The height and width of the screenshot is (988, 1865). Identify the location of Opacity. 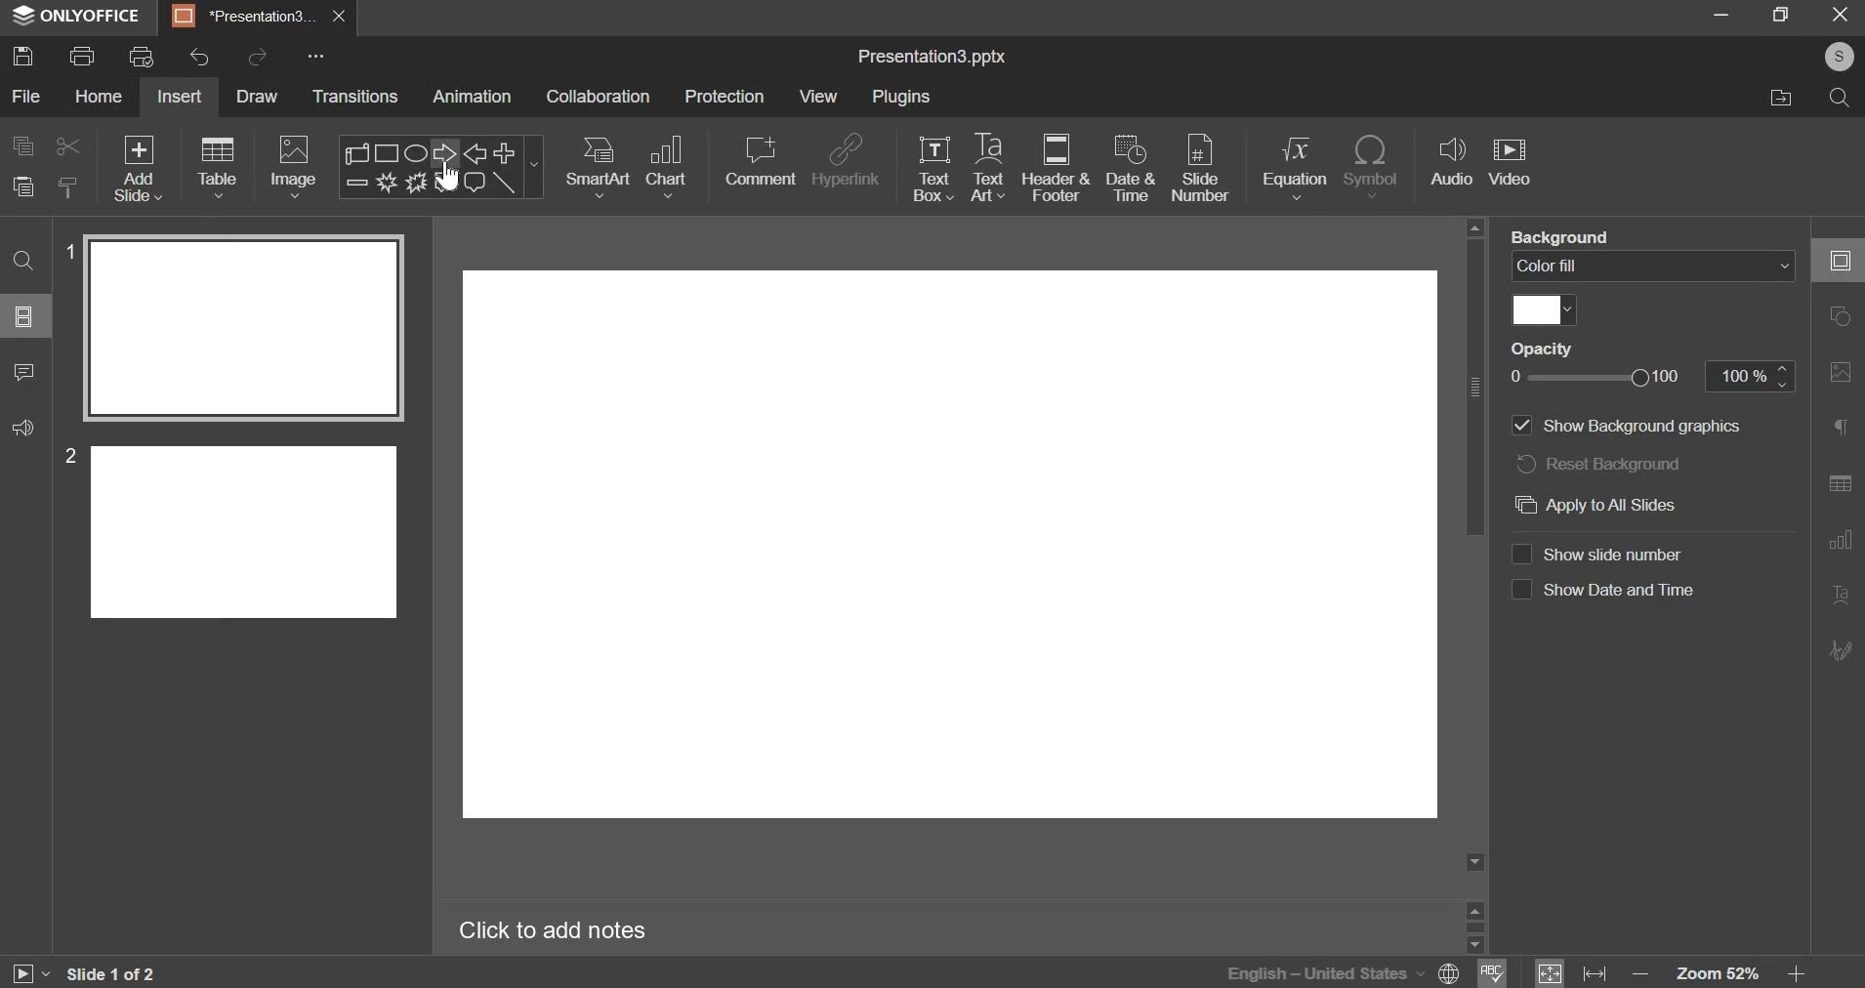
(1542, 348).